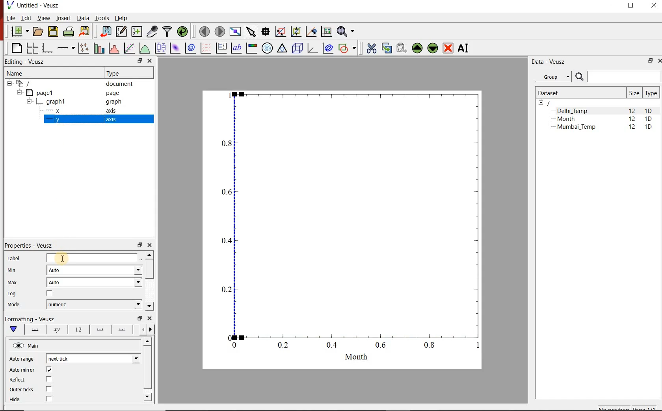  Describe the element at coordinates (37, 32) in the screenshot. I see `open a document` at that location.